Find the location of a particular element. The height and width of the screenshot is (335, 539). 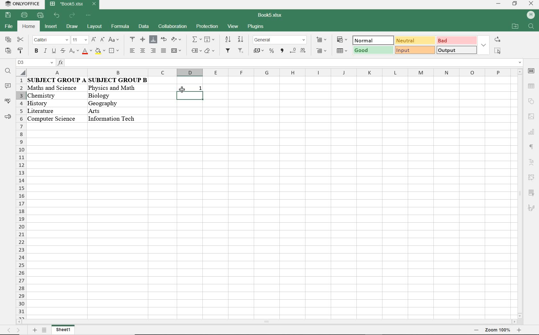

underline is located at coordinates (53, 52).